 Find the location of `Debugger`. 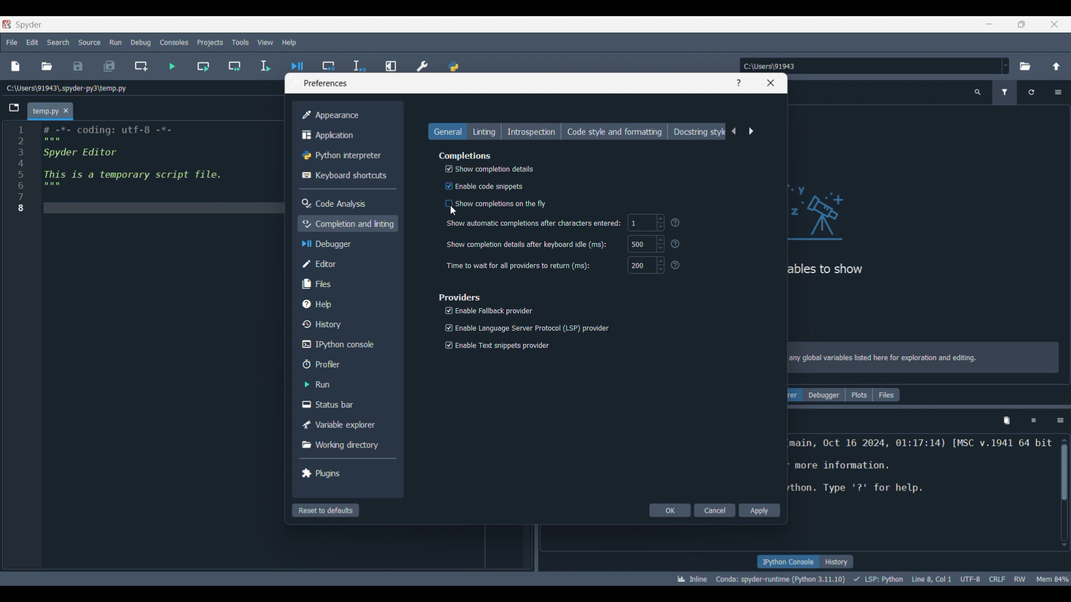

Debugger is located at coordinates (347, 244).